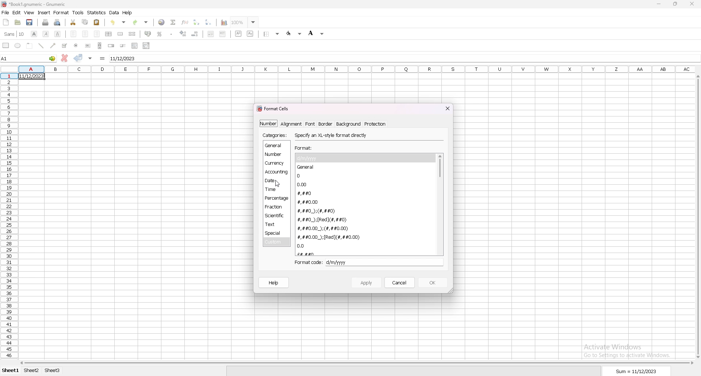  What do you see at coordinates (5, 13) in the screenshot?
I see `file` at bounding box center [5, 13].